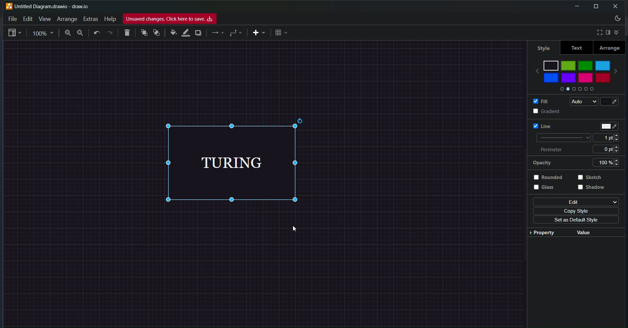  What do you see at coordinates (574, 202) in the screenshot?
I see `edit` at bounding box center [574, 202].